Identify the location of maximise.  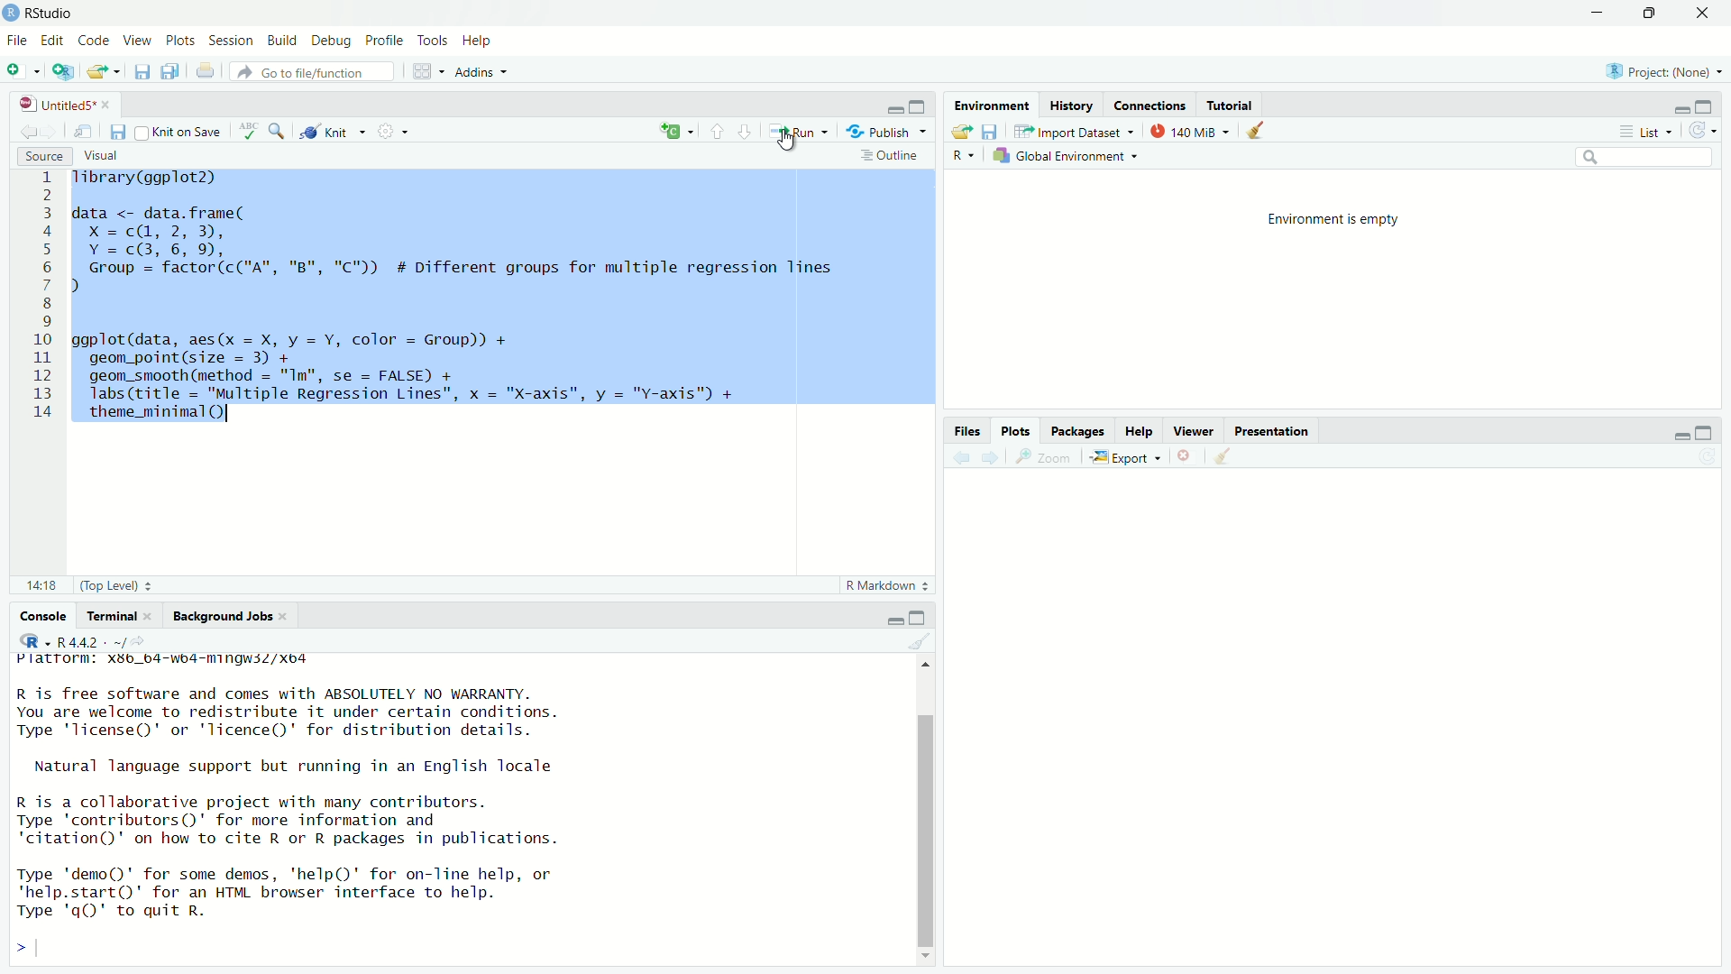
(928, 615).